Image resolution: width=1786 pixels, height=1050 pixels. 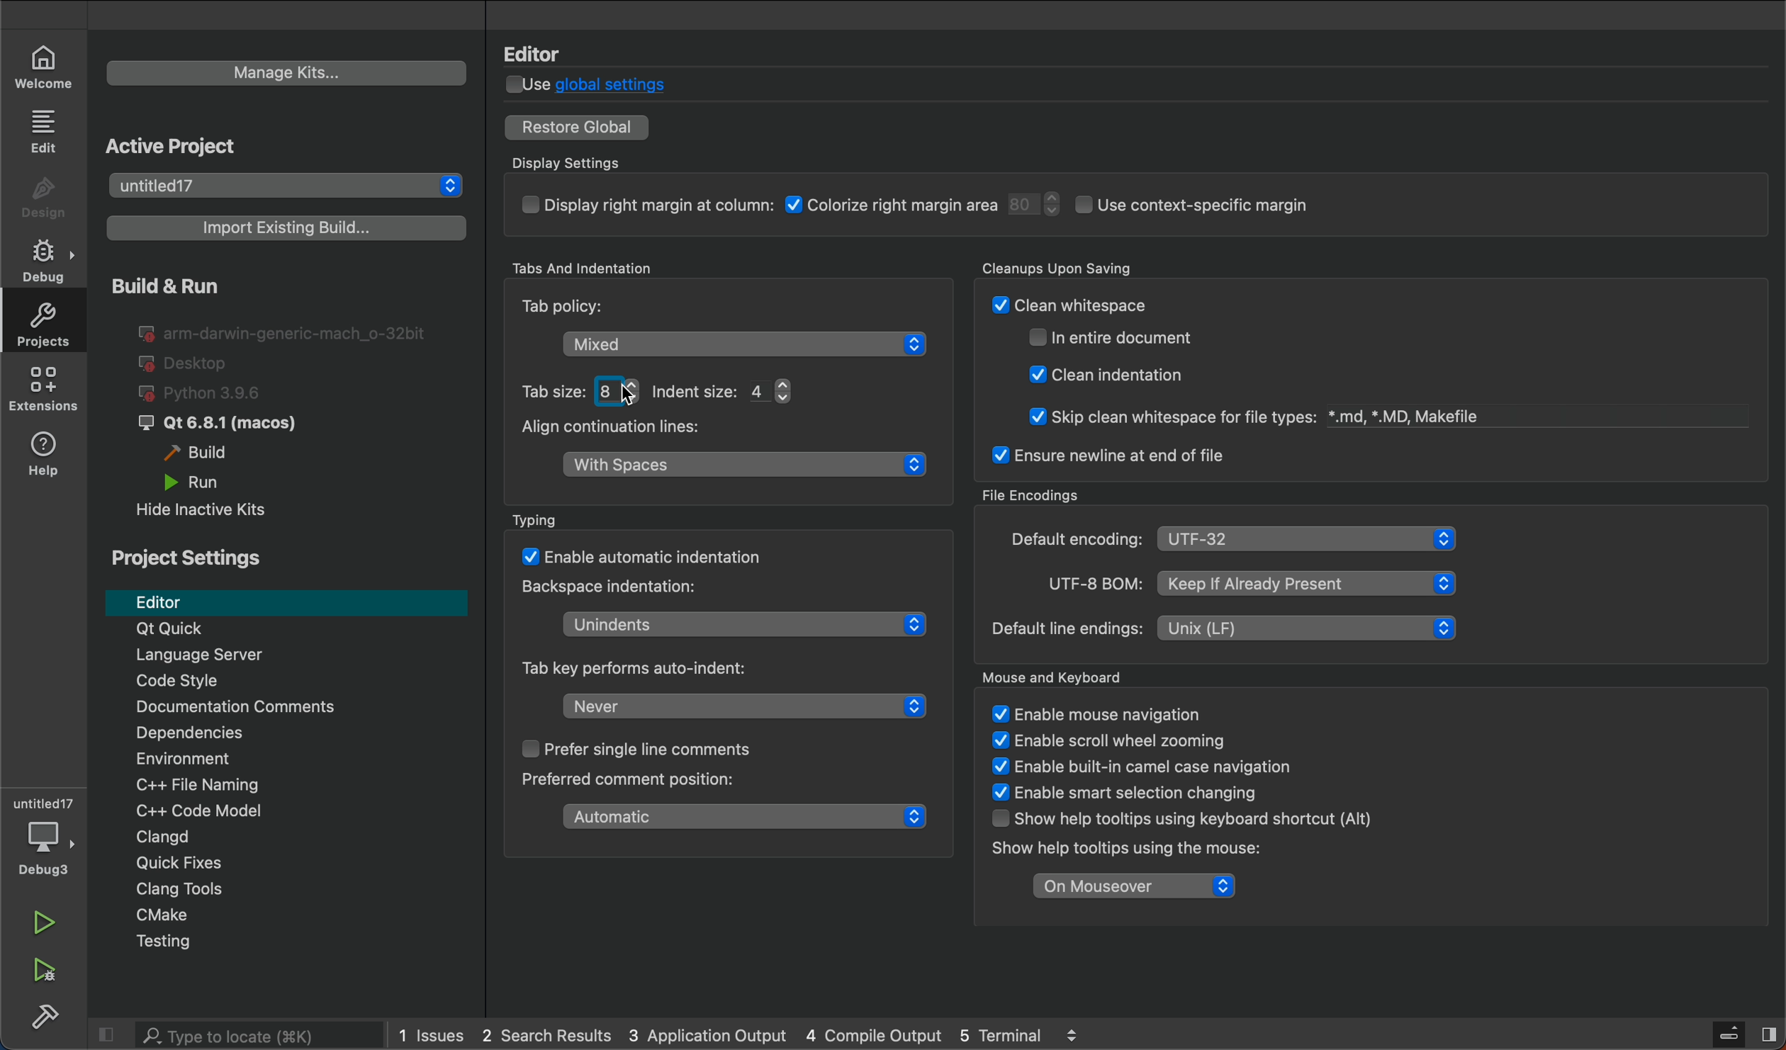 What do you see at coordinates (297, 918) in the screenshot?
I see `Cmakje` at bounding box center [297, 918].